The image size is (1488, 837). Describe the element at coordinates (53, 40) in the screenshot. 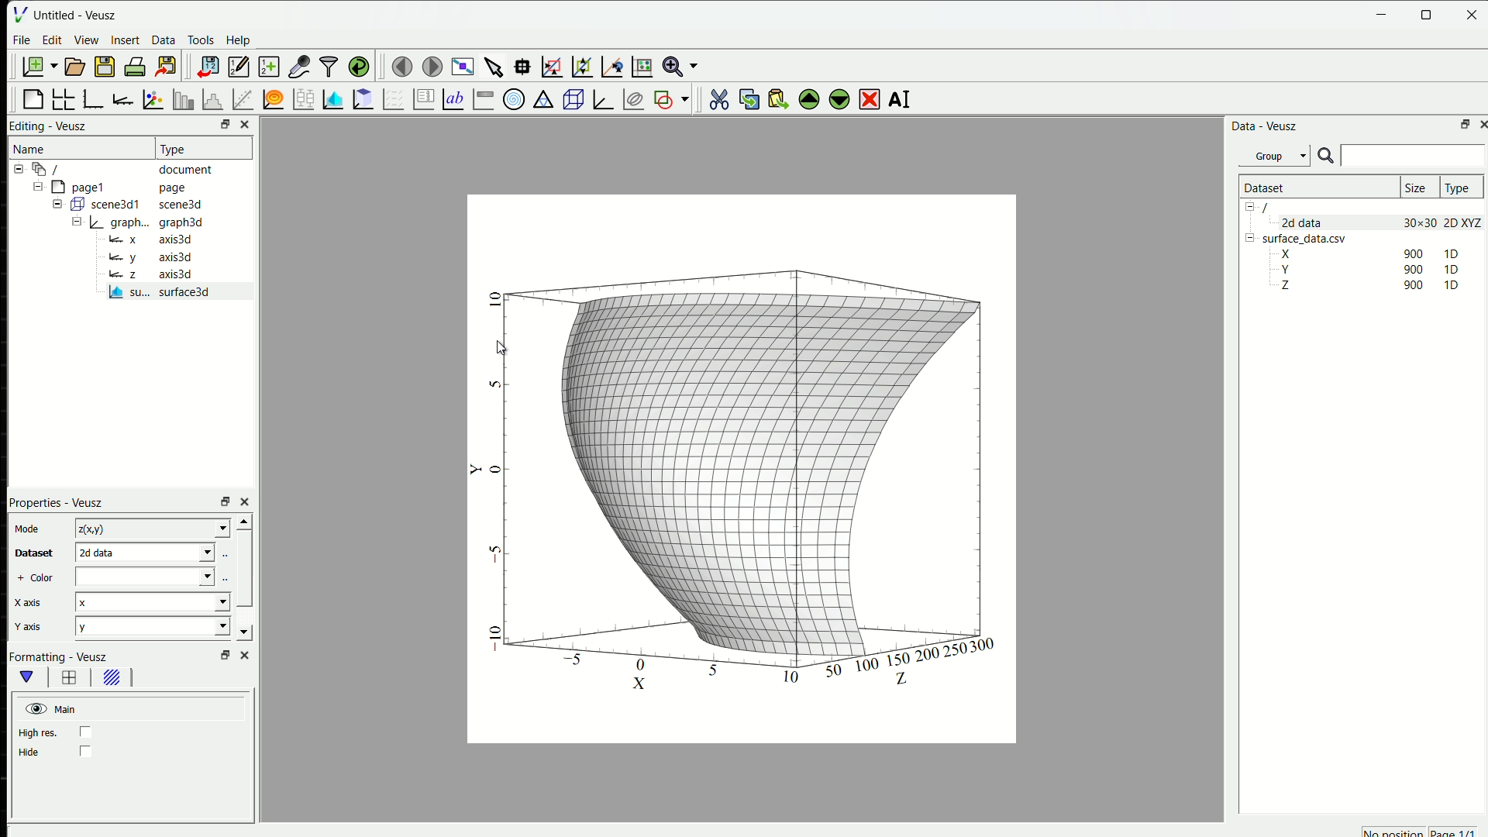

I see `Edit` at that location.